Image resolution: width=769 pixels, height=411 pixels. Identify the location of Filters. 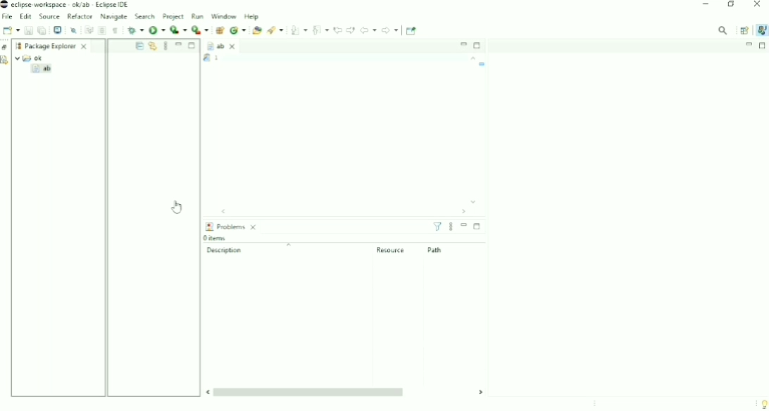
(437, 227).